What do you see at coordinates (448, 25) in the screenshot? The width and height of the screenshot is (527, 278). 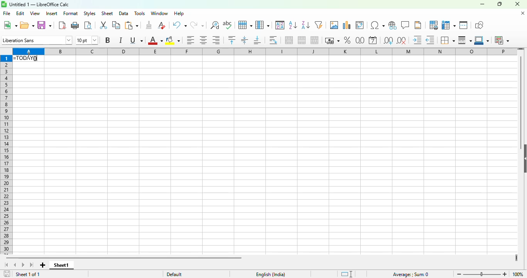 I see `freeze rows and columns` at bounding box center [448, 25].